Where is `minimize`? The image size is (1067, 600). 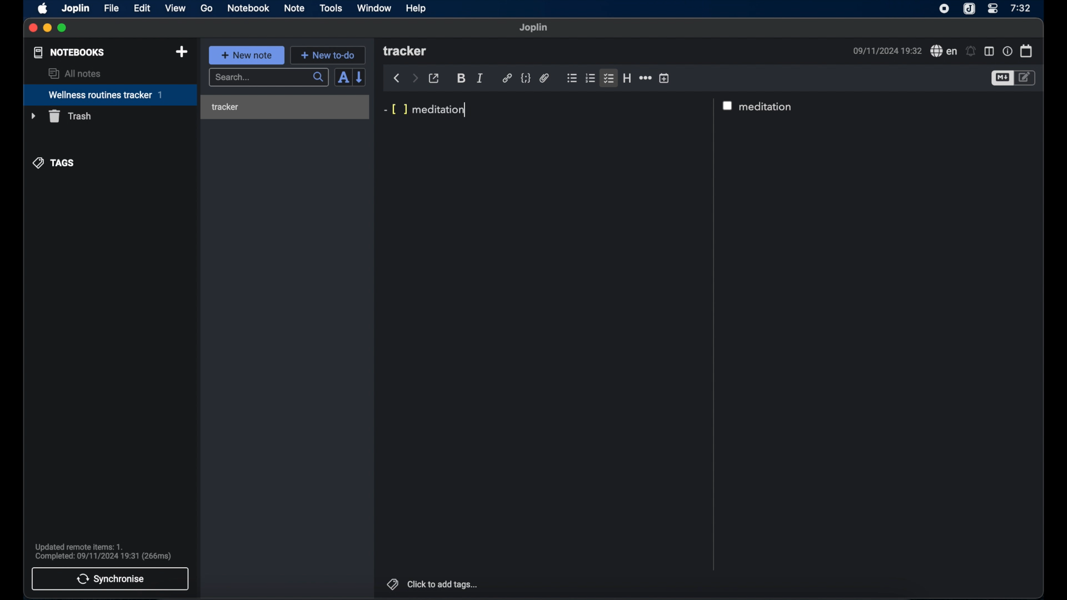
minimize is located at coordinates (48, 28).